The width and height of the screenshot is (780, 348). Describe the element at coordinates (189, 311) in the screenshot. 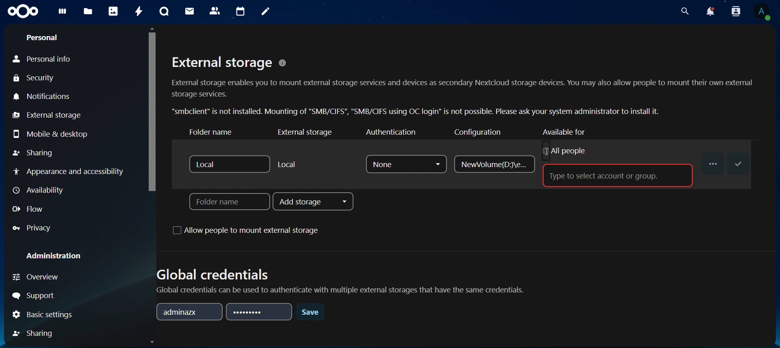

I see `adminazx` at that location.